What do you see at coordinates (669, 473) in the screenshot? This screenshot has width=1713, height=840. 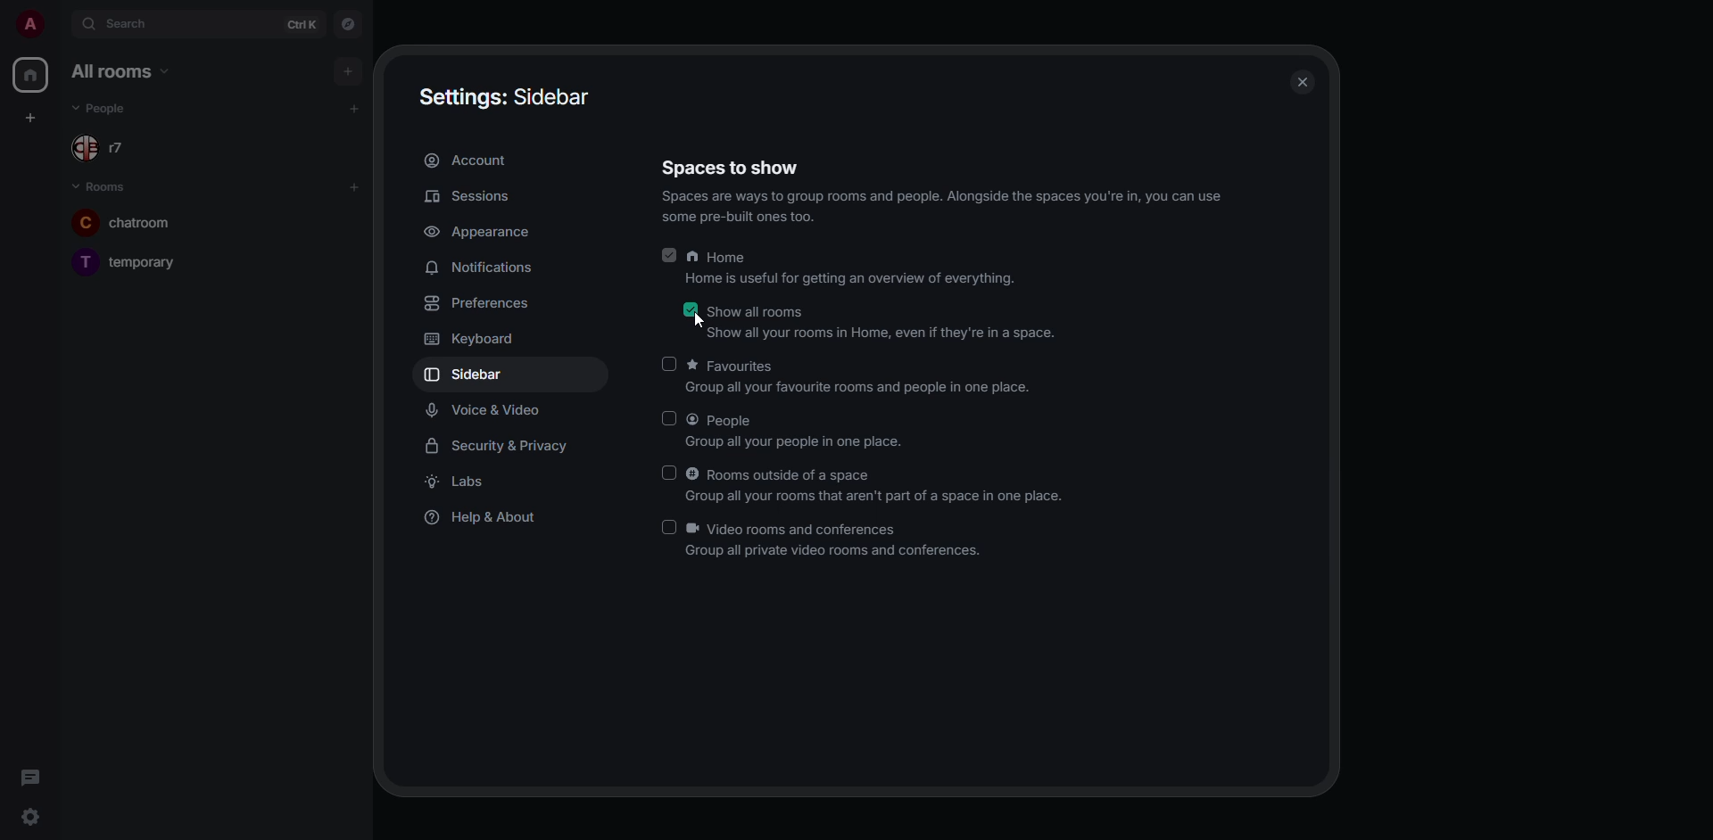 I see `click to enable` at bounding box center [669, 473].